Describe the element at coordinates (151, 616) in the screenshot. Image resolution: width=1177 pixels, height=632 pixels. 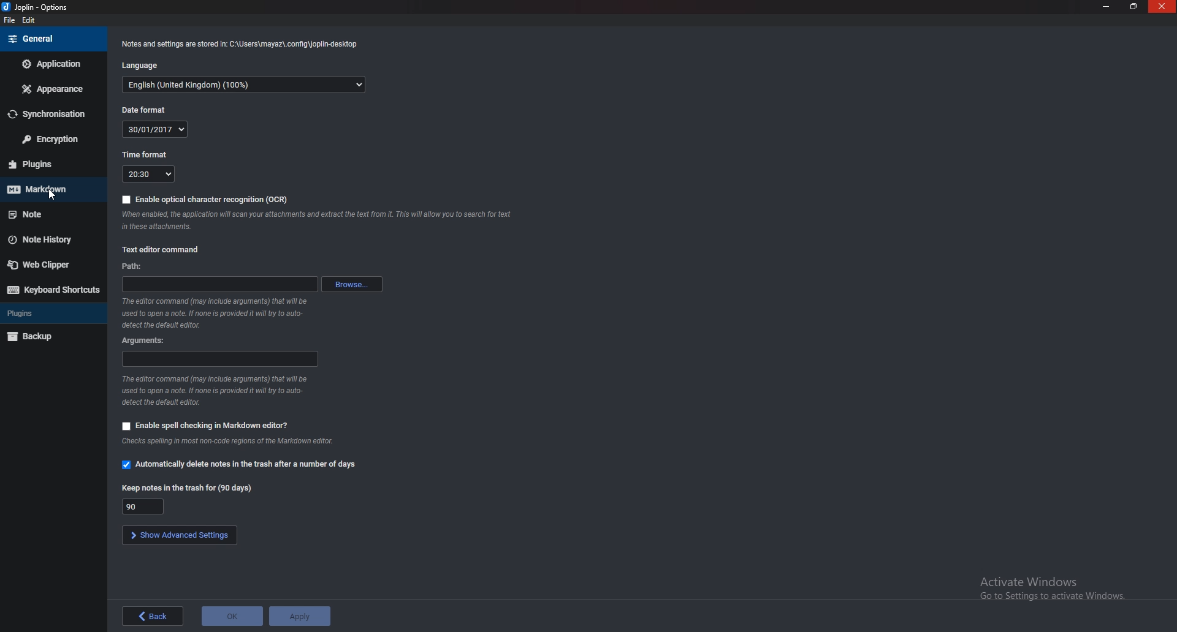
I see `back` at that location.